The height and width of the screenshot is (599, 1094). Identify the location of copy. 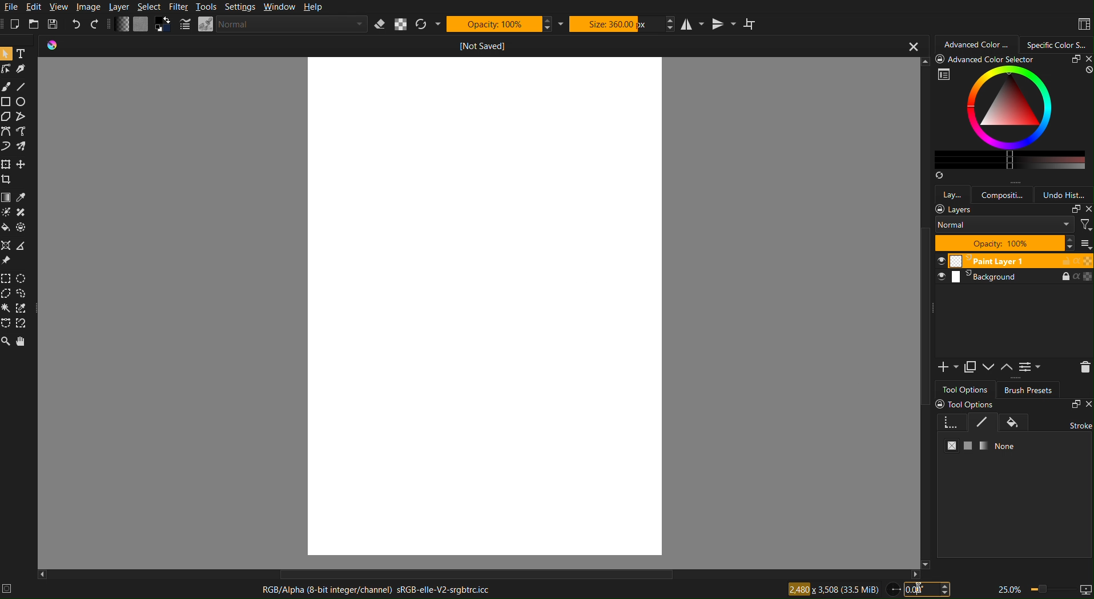
(1074, 210).